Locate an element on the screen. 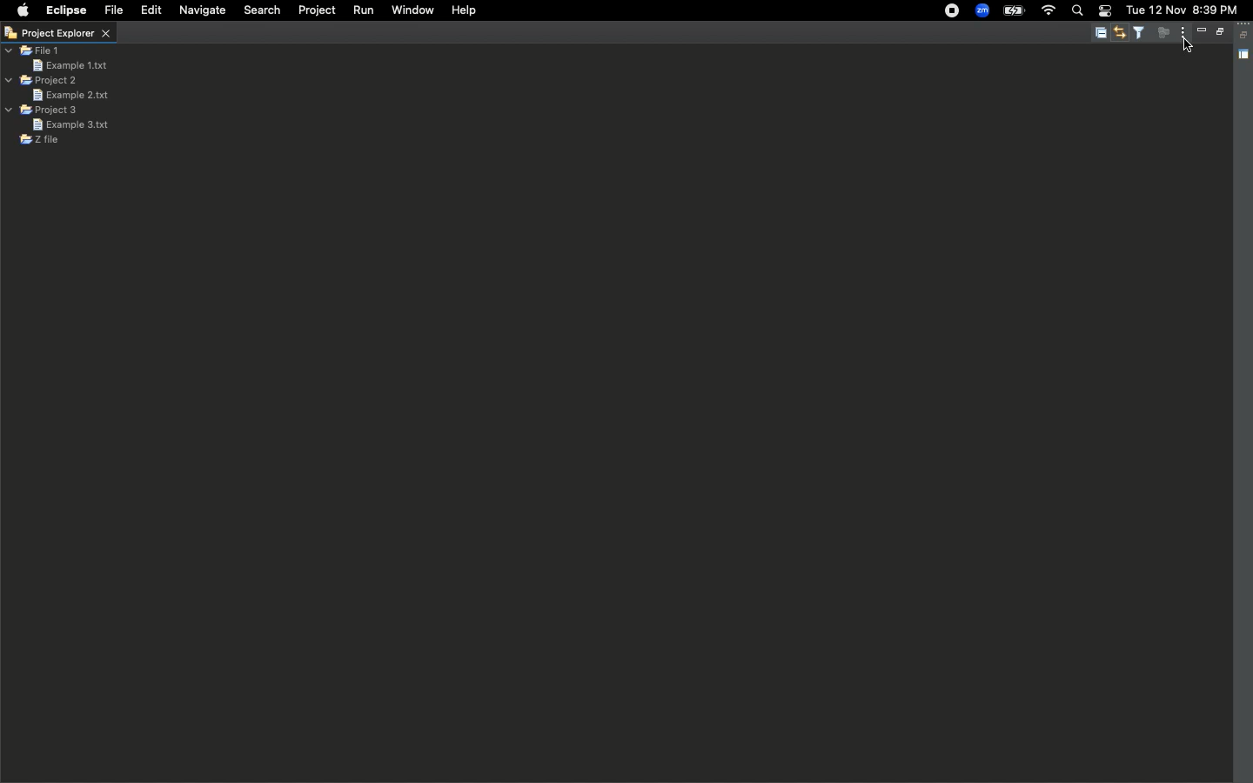 The width and height of the screenshot is (1253, 783). Run is located at coordinates (363, 10).